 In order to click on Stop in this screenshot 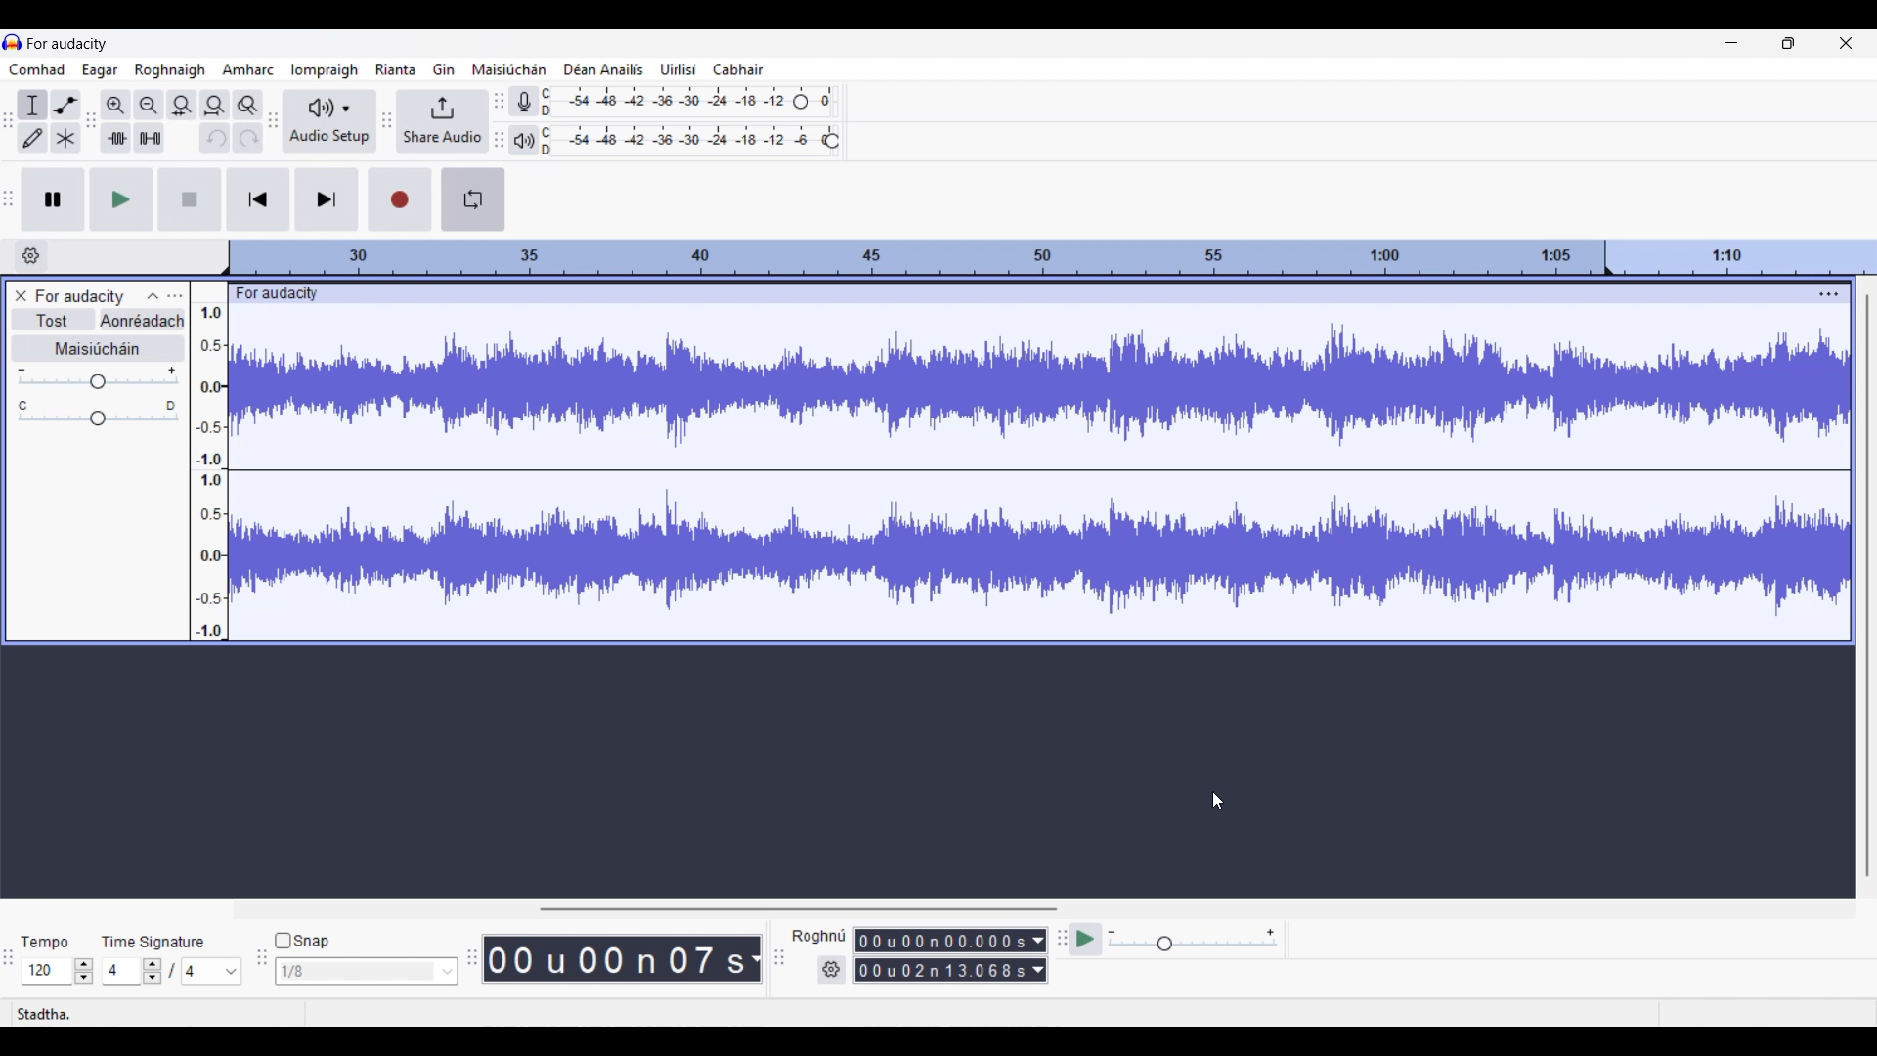, I will do `click(192, 199)`.